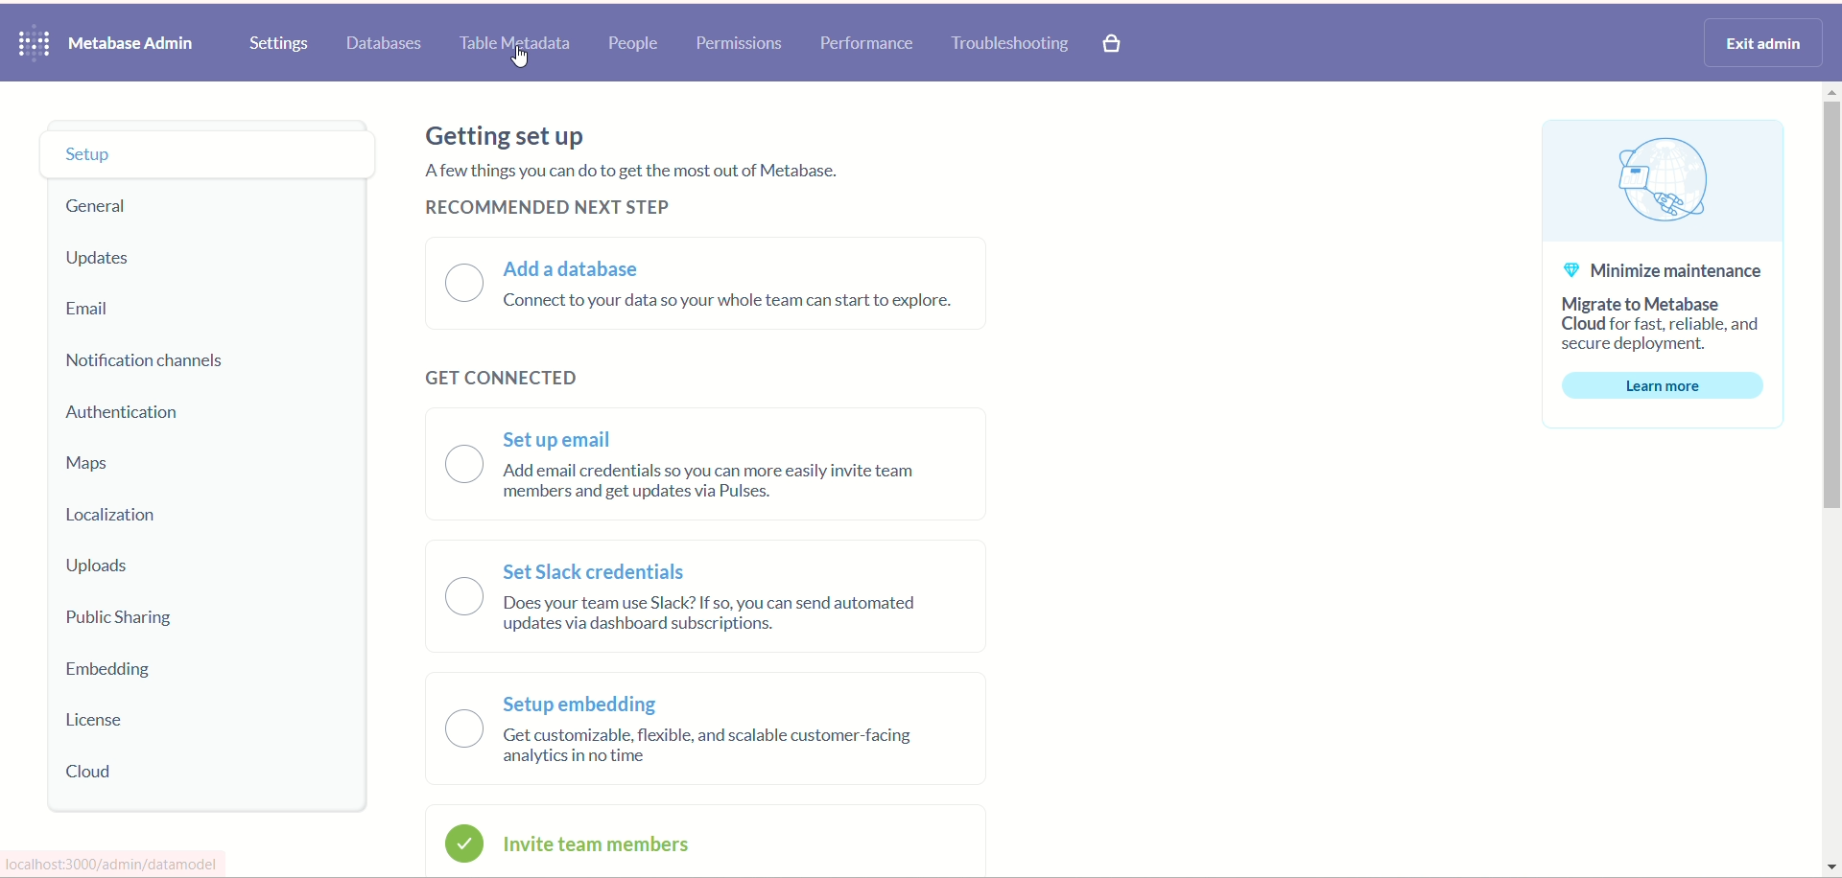 This screenshot has height=878, width=1842. Describe the element at coordinates (646, 174) in the screenshot. I see `text` at that location.